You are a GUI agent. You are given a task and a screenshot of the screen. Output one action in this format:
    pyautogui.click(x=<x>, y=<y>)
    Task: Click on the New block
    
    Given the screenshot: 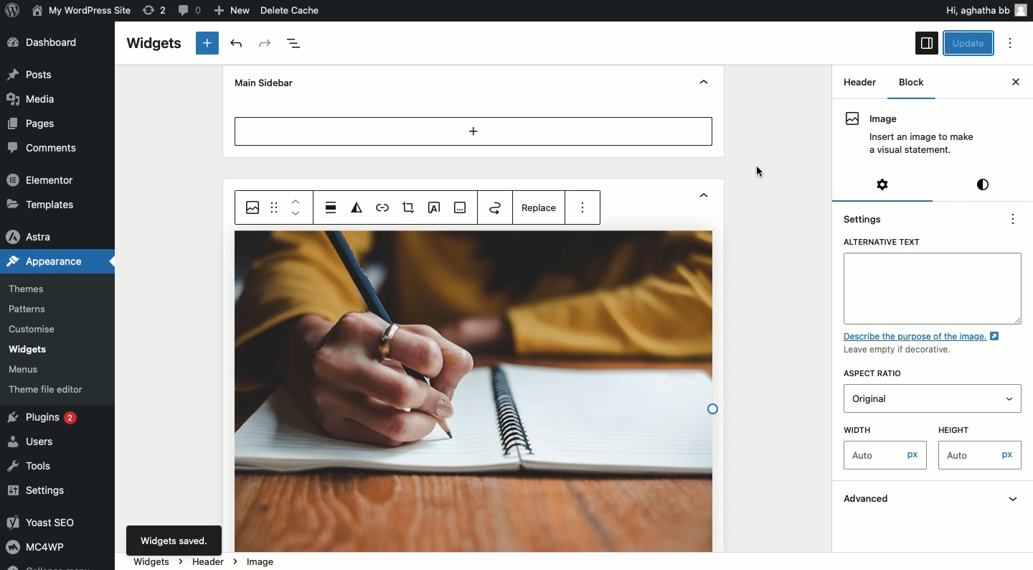 What is the action you would take?
    pyautogui.click(x=208, y=43)
    